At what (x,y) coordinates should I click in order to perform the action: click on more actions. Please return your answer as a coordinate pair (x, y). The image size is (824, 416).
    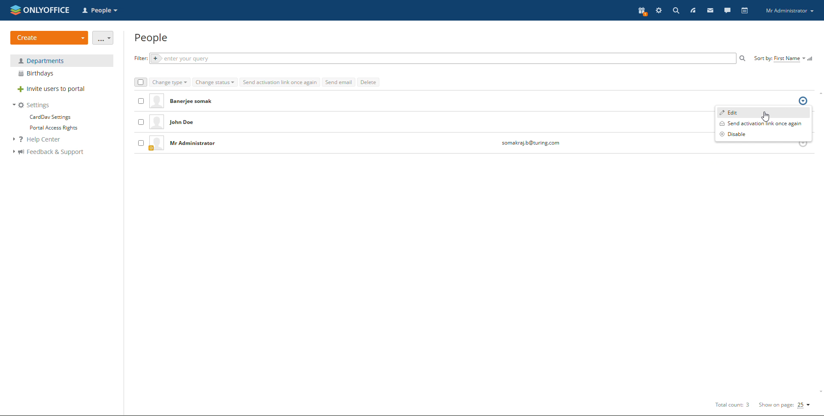
    Looking at the image, I should click on (103, 38).